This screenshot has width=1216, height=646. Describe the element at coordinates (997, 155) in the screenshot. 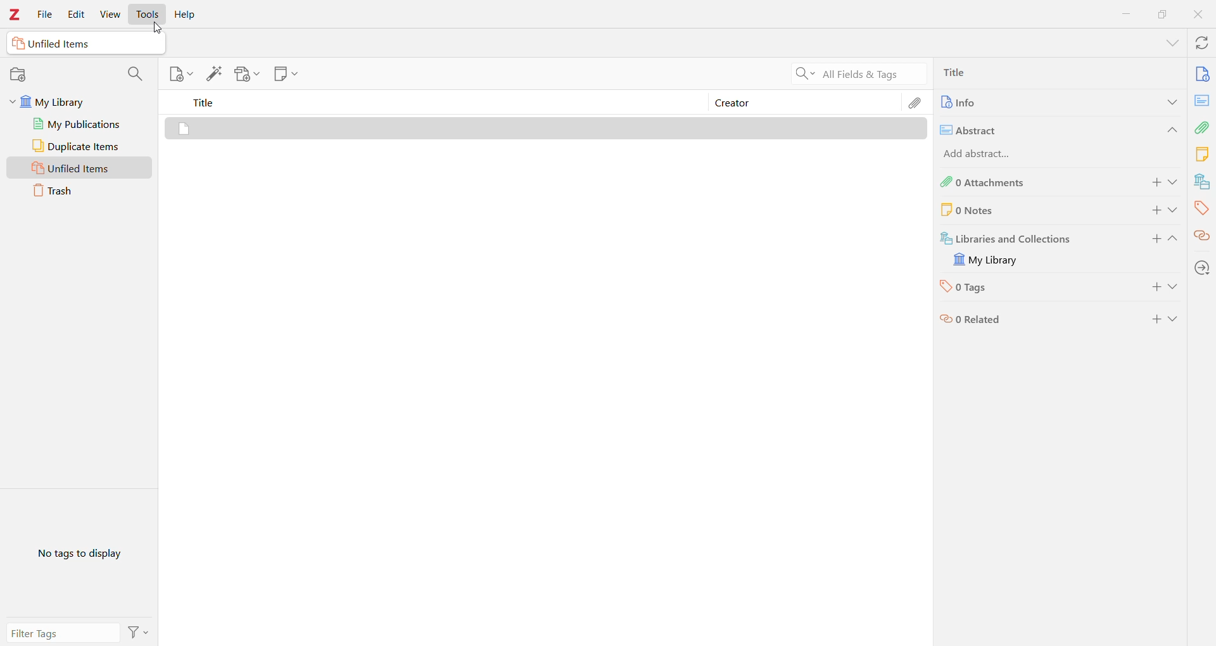

I see `Add abstract` at that location.